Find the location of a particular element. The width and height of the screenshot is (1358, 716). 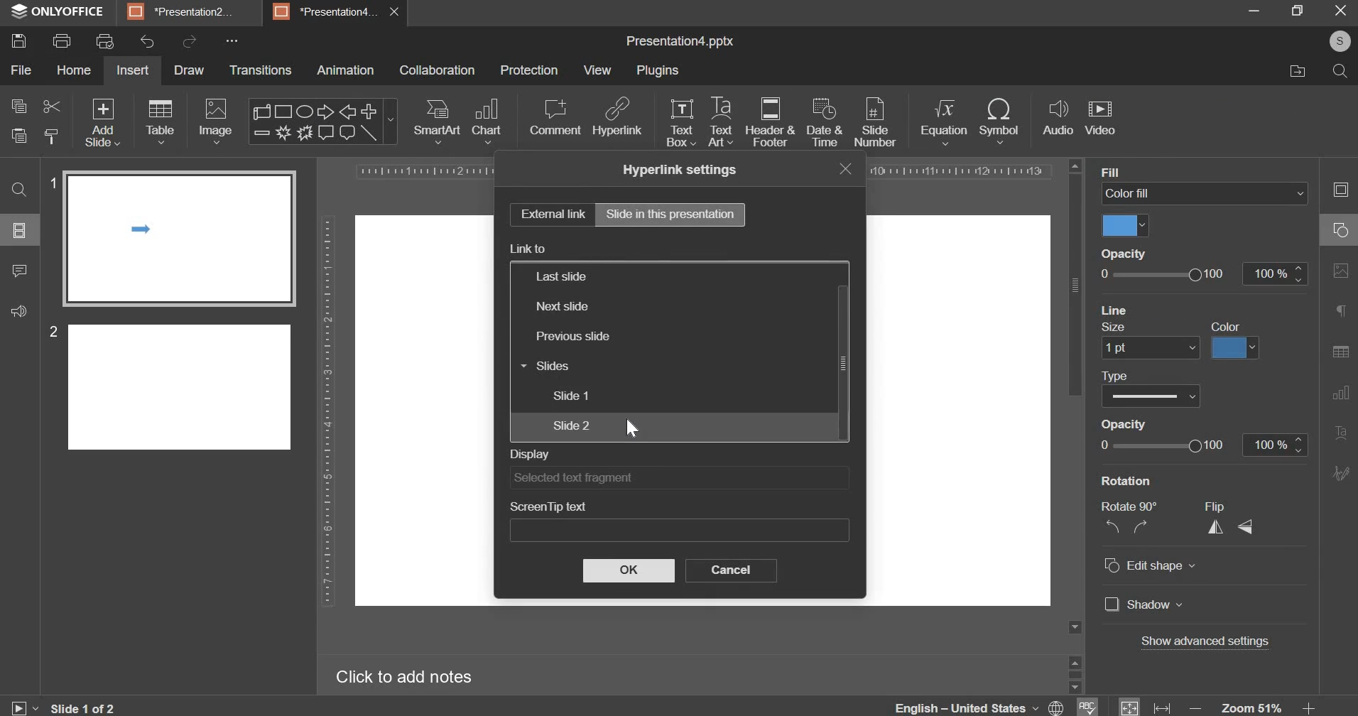

search is located at coordinates (19, 183).